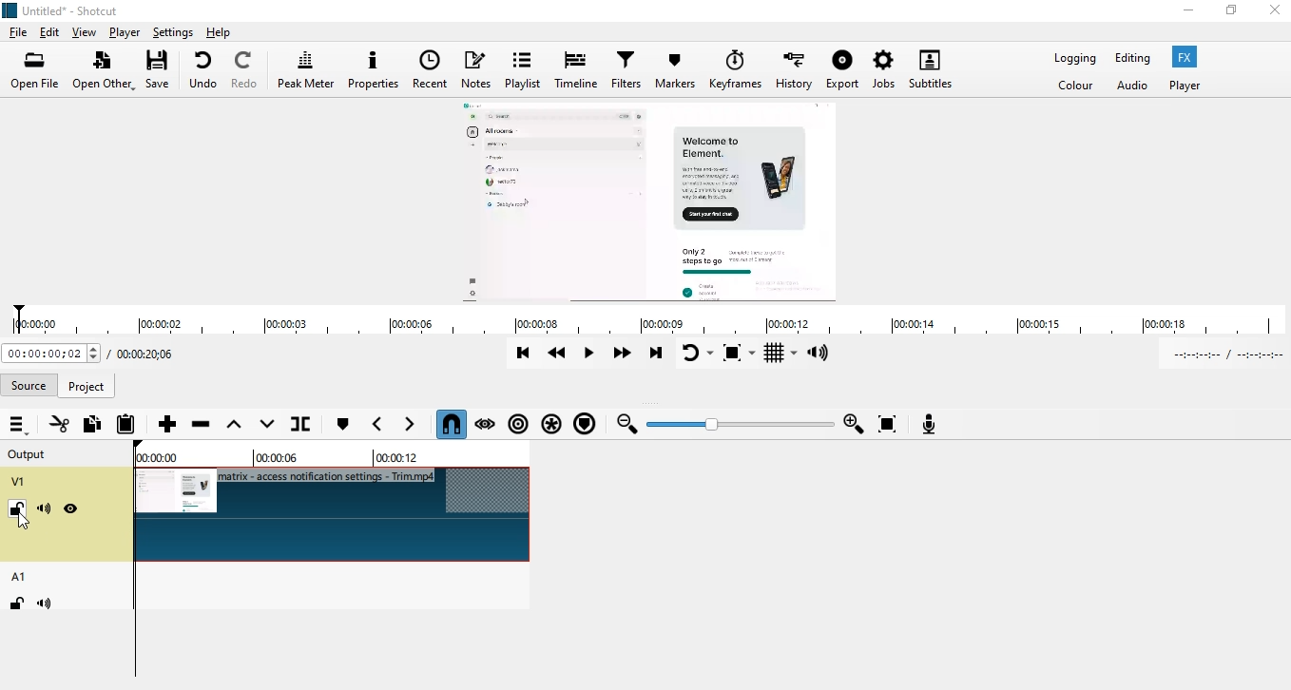 The image size is (1291, 690). What do you see at coordinates (1190, 8) in the screenshot?
I see `minimise` at bounding box center [1190, 8].